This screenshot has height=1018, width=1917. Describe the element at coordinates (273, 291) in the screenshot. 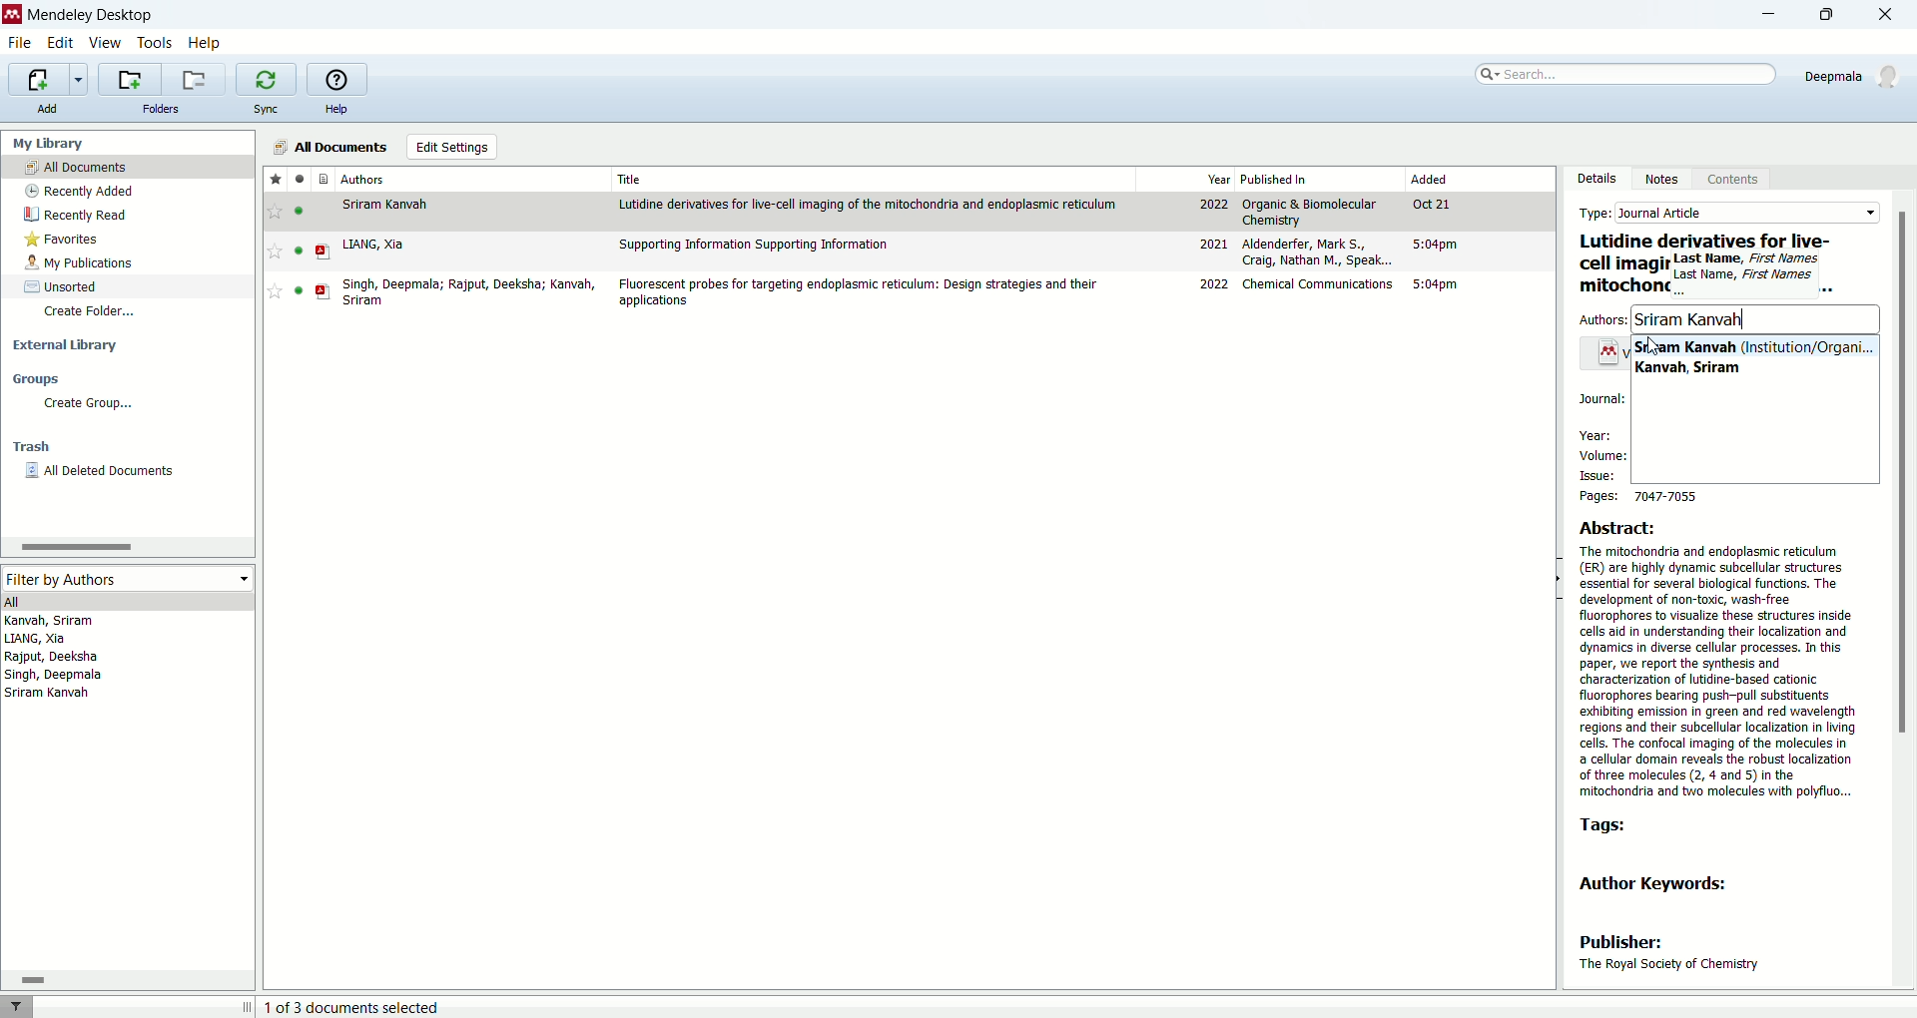

I see `Favourite` at that location.